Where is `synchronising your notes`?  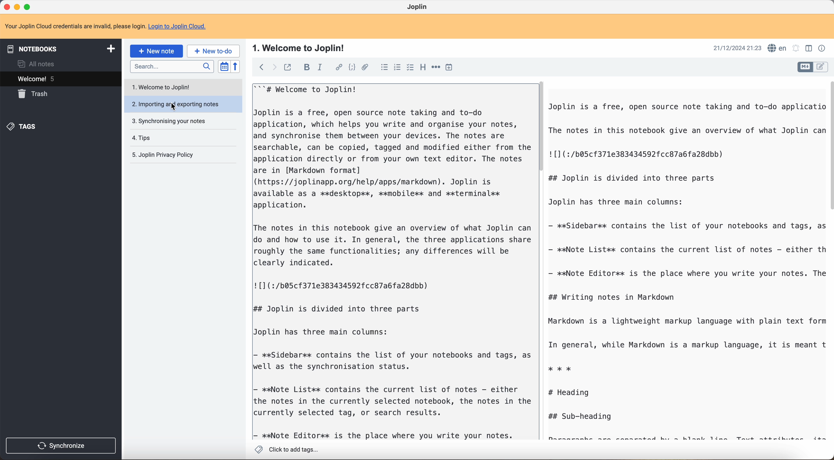
synchronising your notes is located at coordinates (171, 121).